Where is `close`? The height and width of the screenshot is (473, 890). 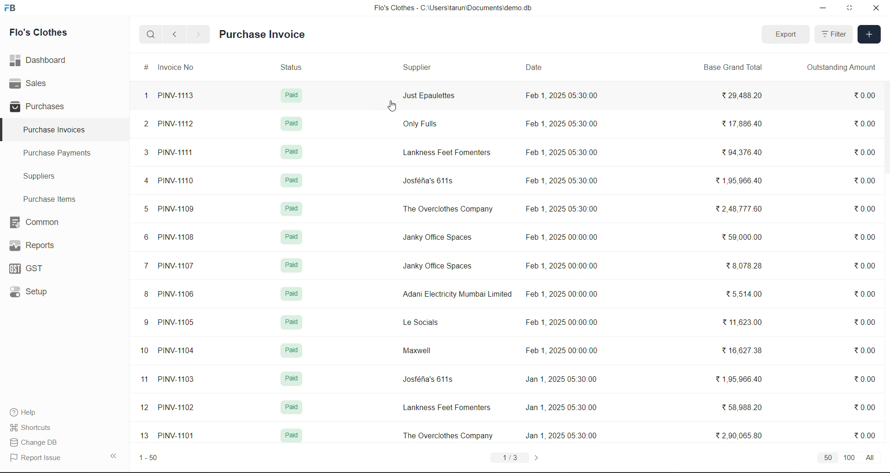 close is located at coordinates (876, 10).